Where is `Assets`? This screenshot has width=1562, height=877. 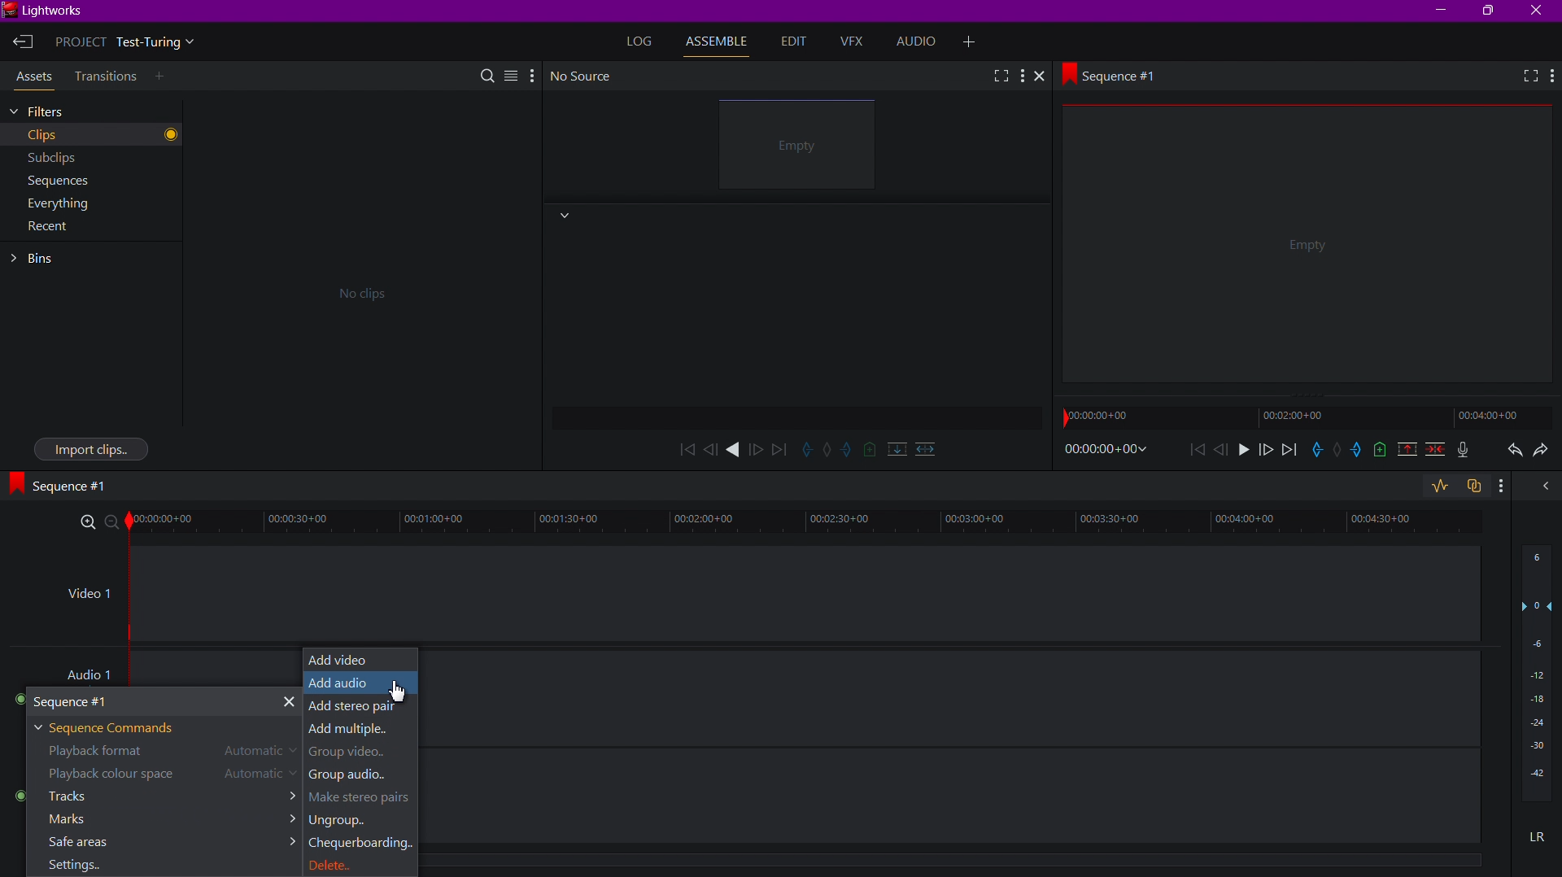
Assets is located at coordinates (31, 79).